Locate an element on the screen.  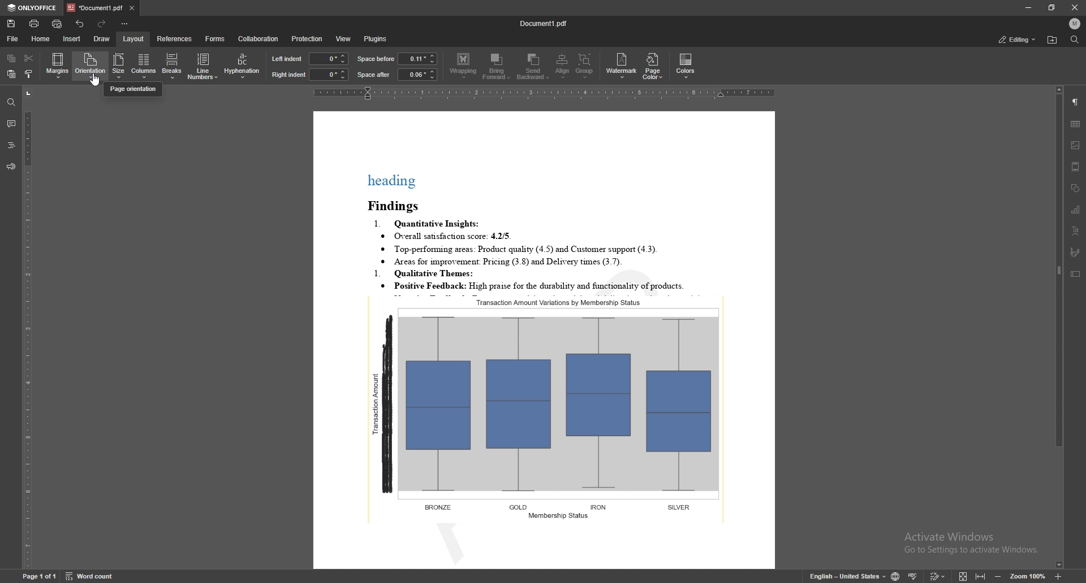
colors is located at coordinates (686, 65).